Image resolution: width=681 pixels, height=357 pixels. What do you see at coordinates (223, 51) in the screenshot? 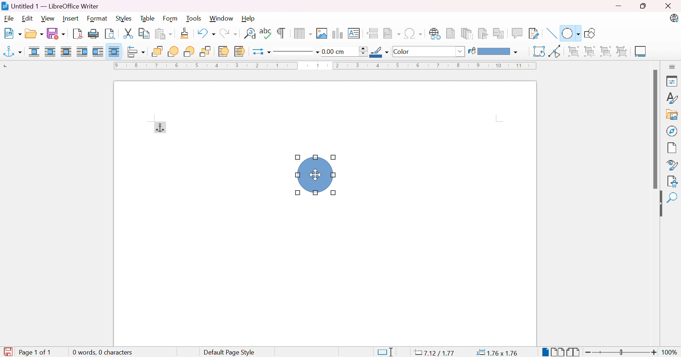
I see `To foreground` at bounding box center [223, 51].